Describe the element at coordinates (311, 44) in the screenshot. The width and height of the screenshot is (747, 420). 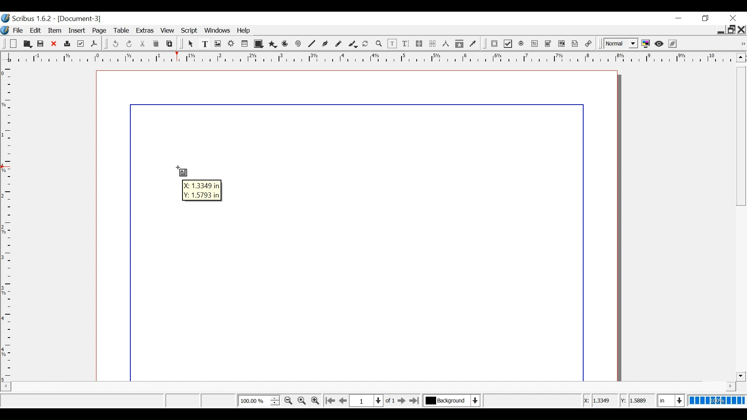
I see `Line` at that location.